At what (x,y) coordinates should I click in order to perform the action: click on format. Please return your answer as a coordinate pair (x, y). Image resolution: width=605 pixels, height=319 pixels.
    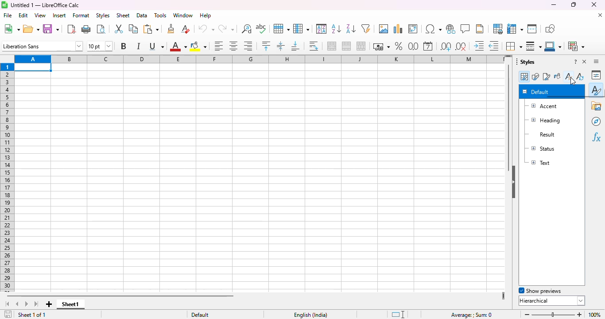
    Looking at the image, I should click on (81, 16).